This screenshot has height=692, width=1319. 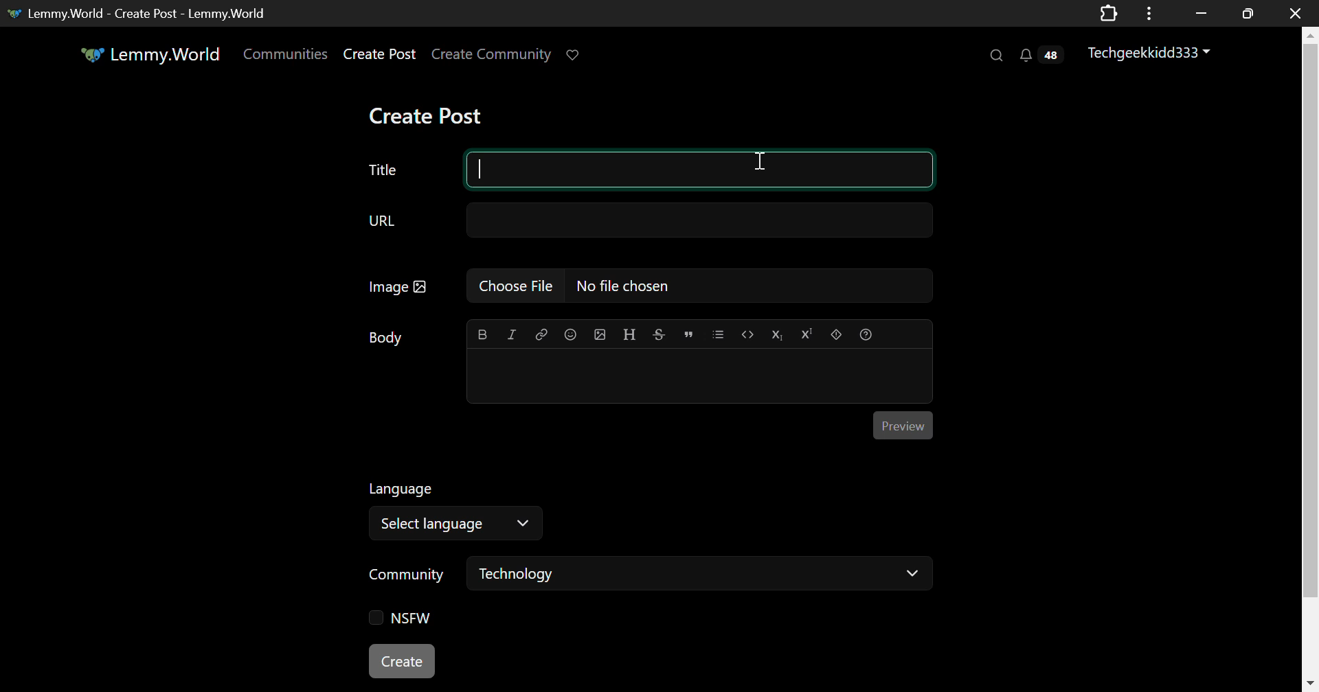 I want to click on superscript, so click(x=807, y=334).